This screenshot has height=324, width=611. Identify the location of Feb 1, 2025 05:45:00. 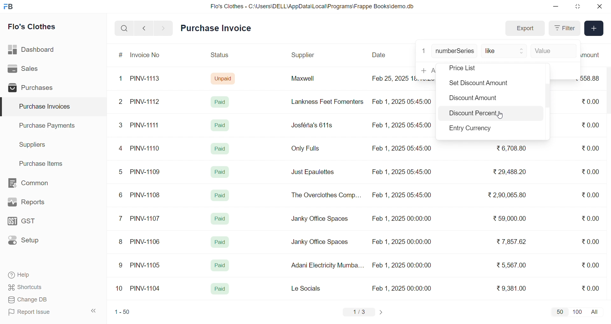
(403, 149).